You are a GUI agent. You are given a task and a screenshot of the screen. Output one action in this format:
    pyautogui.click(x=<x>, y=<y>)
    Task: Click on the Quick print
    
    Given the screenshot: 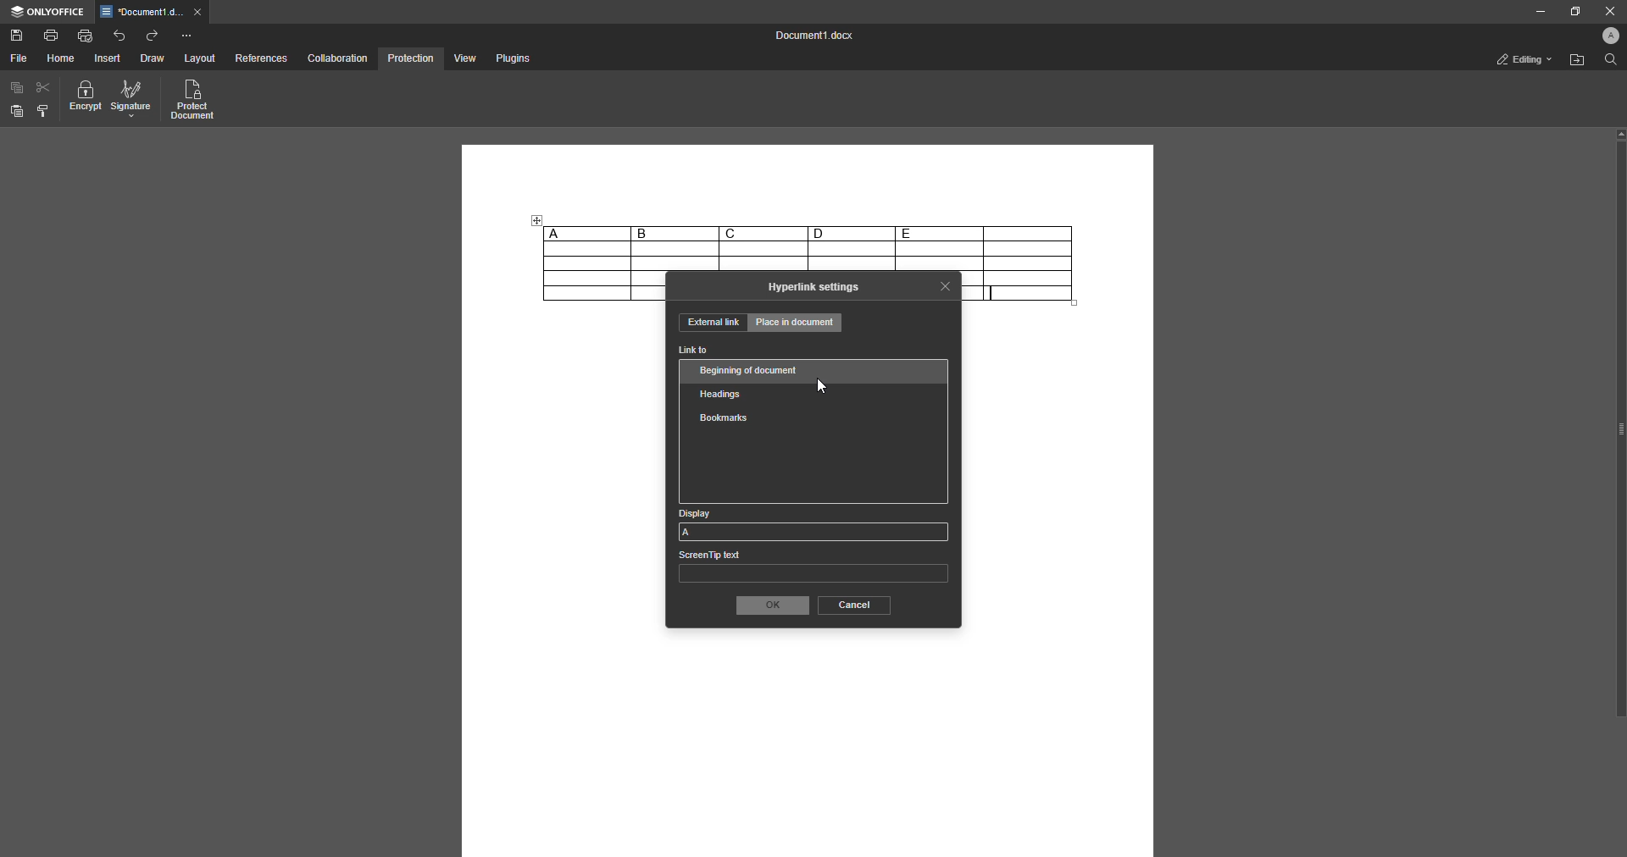 What is the action you would take?
    pyautogui.click(x=86, y=35)
    